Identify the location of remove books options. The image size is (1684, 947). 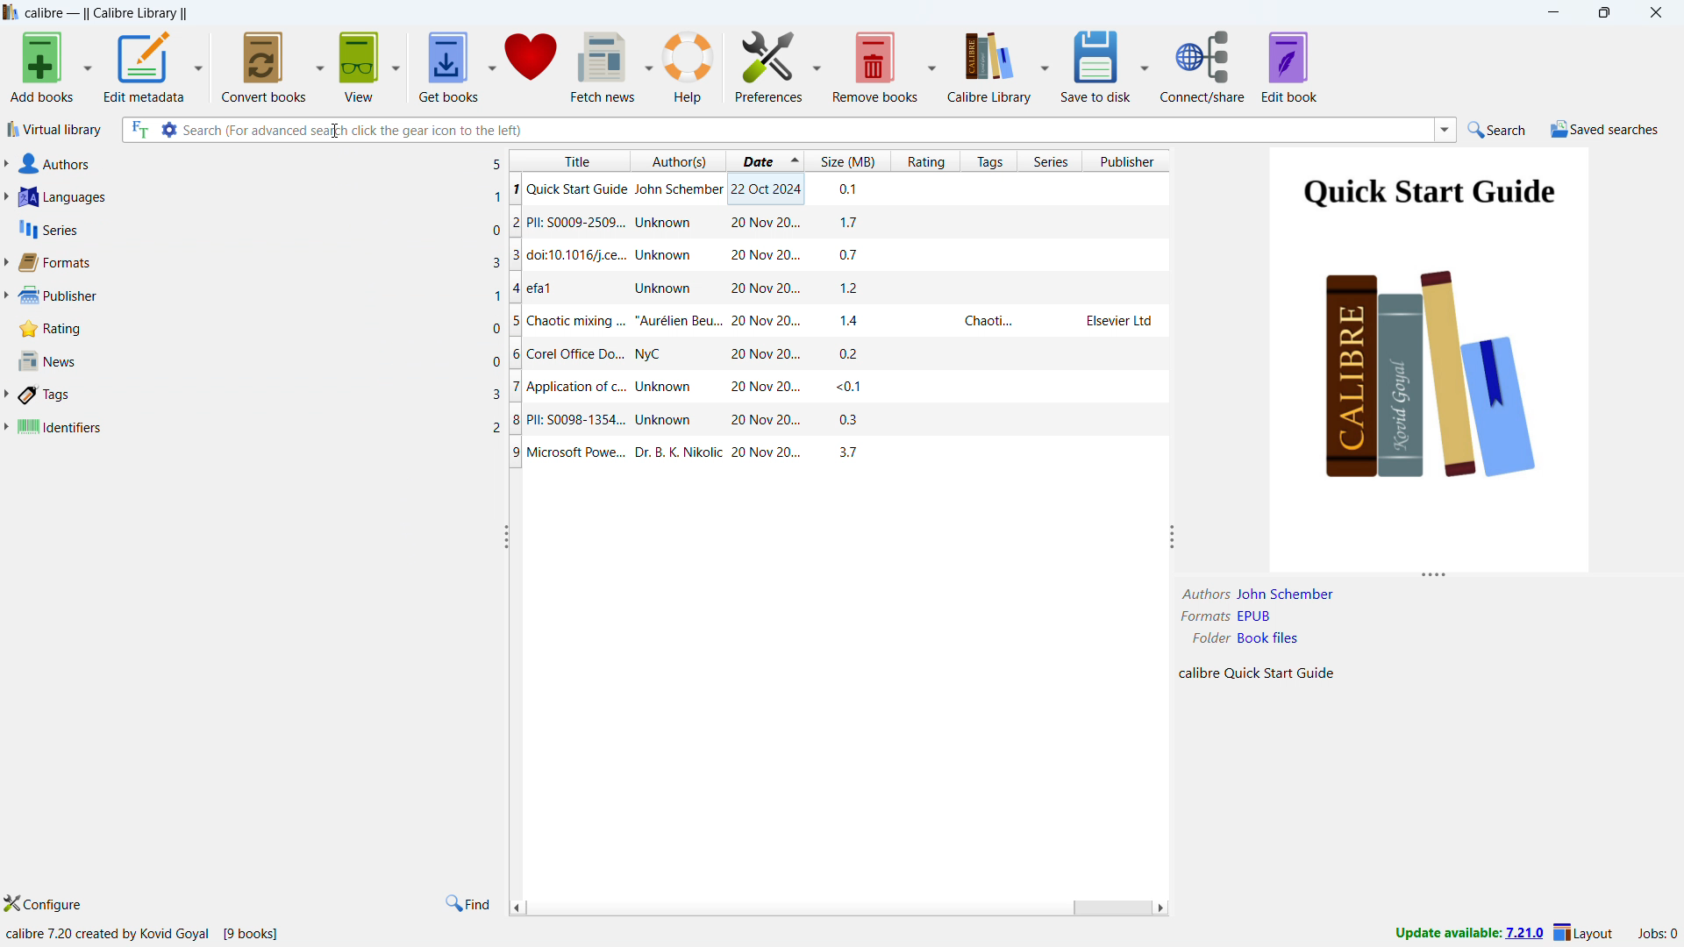
(933, 66).